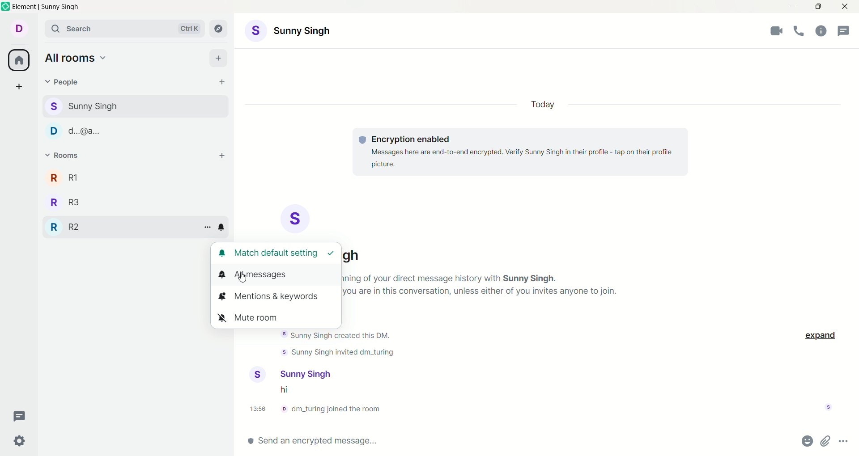  Describe the element at coordinates (220, 81) in the screenshot. I see `start chat` at that location.